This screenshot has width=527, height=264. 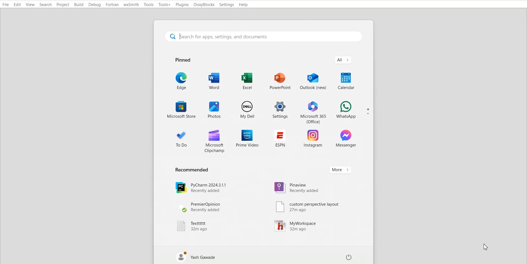 I want to click on Custom perspective layout, so click(x=308, y=207).